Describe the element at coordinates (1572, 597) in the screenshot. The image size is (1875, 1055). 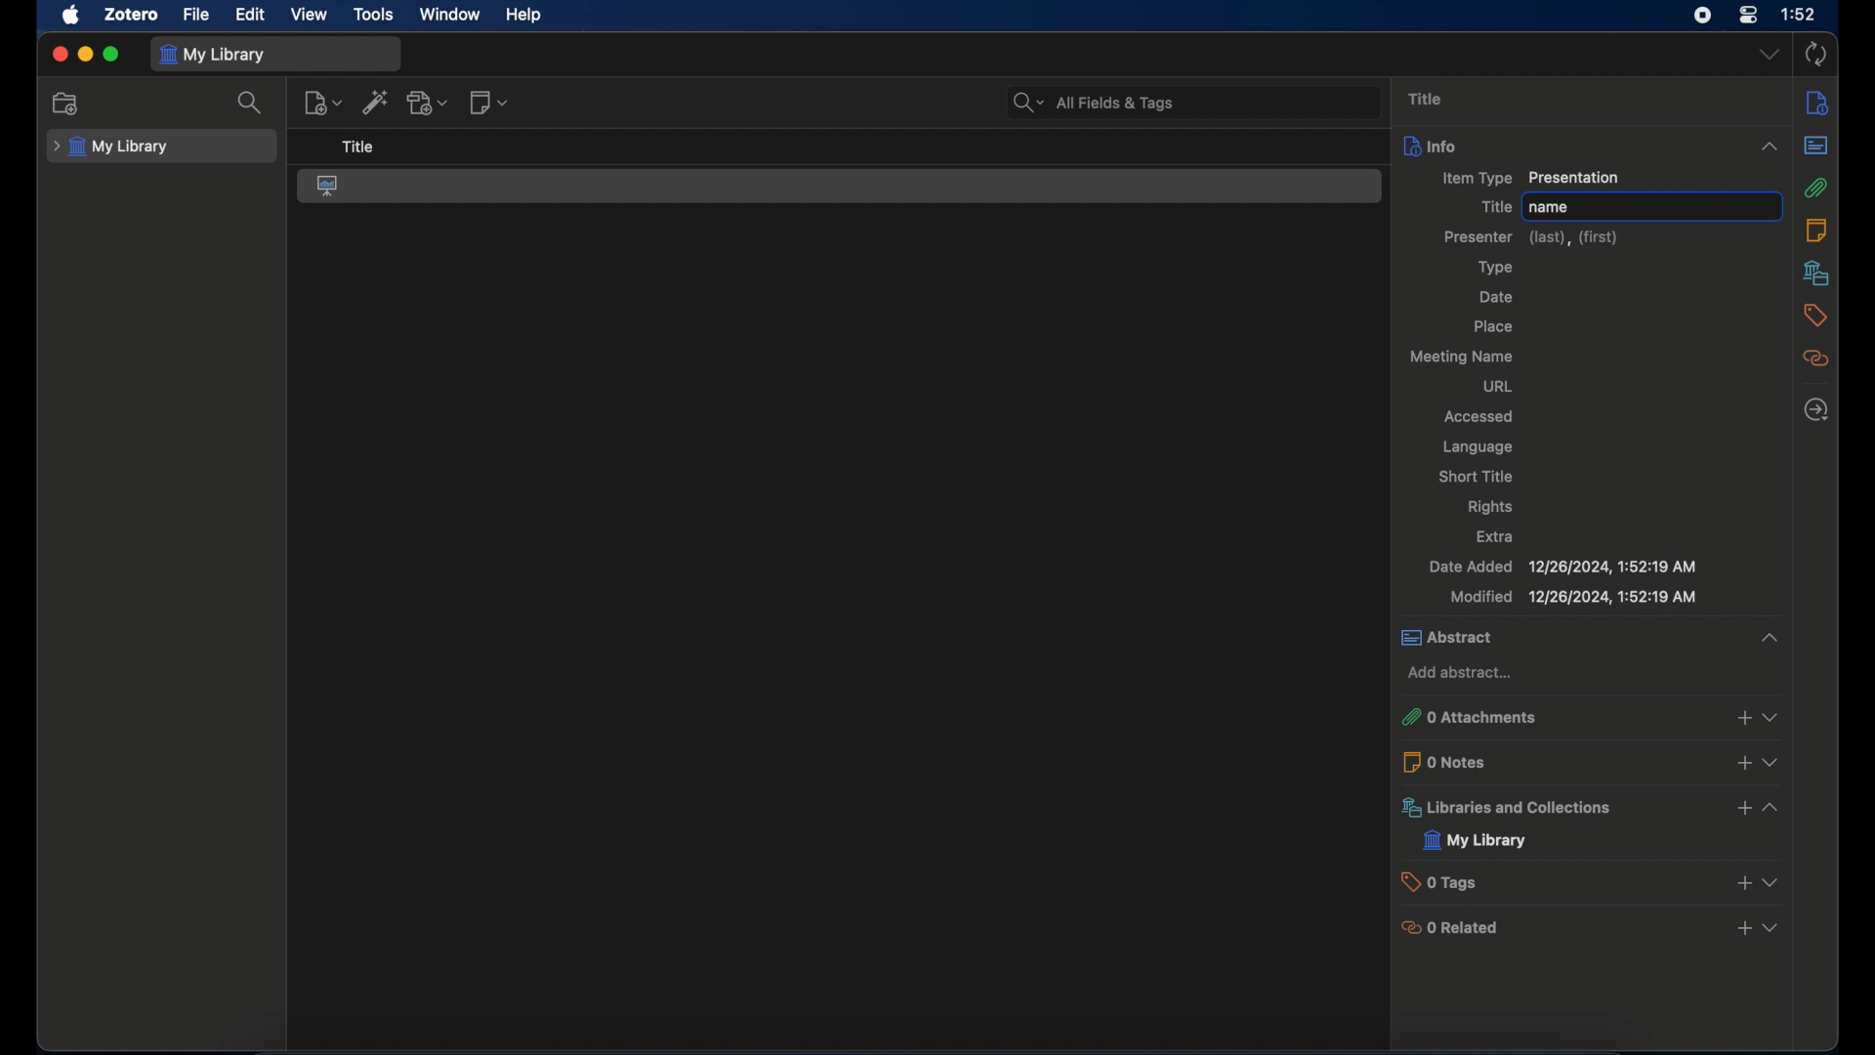
I see `modified 12/26/2024, 1:52:19 AM` at that location.